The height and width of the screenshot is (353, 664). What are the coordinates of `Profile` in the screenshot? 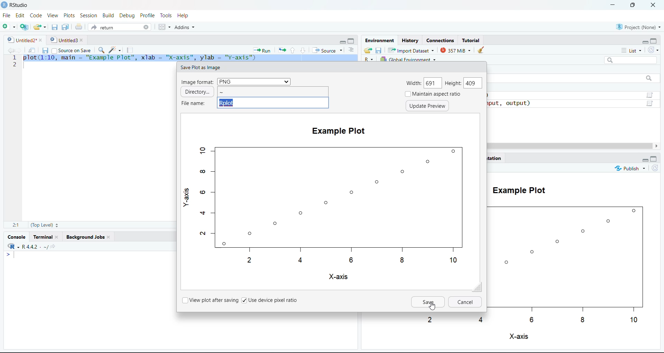 It's located at (148, 15).